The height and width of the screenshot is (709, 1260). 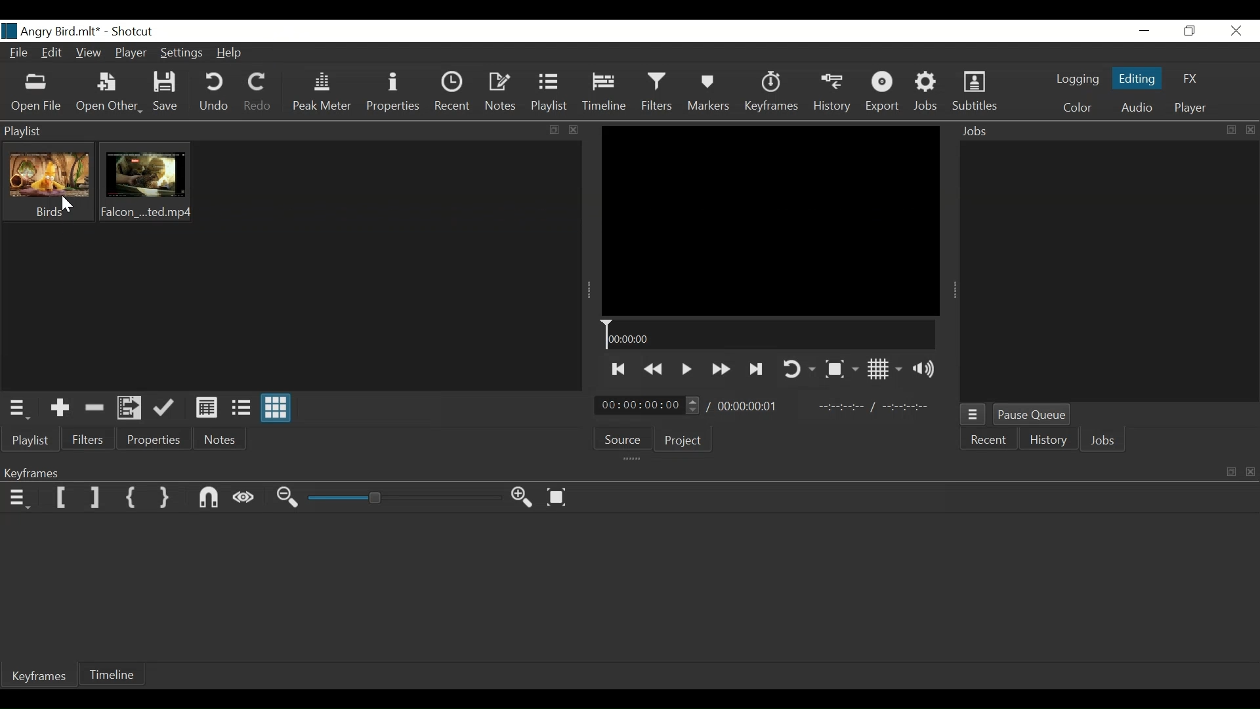 What do you see at coordinates (214, 94) in the screenshot?
I see `Undo` at bounding box center [214, 94].